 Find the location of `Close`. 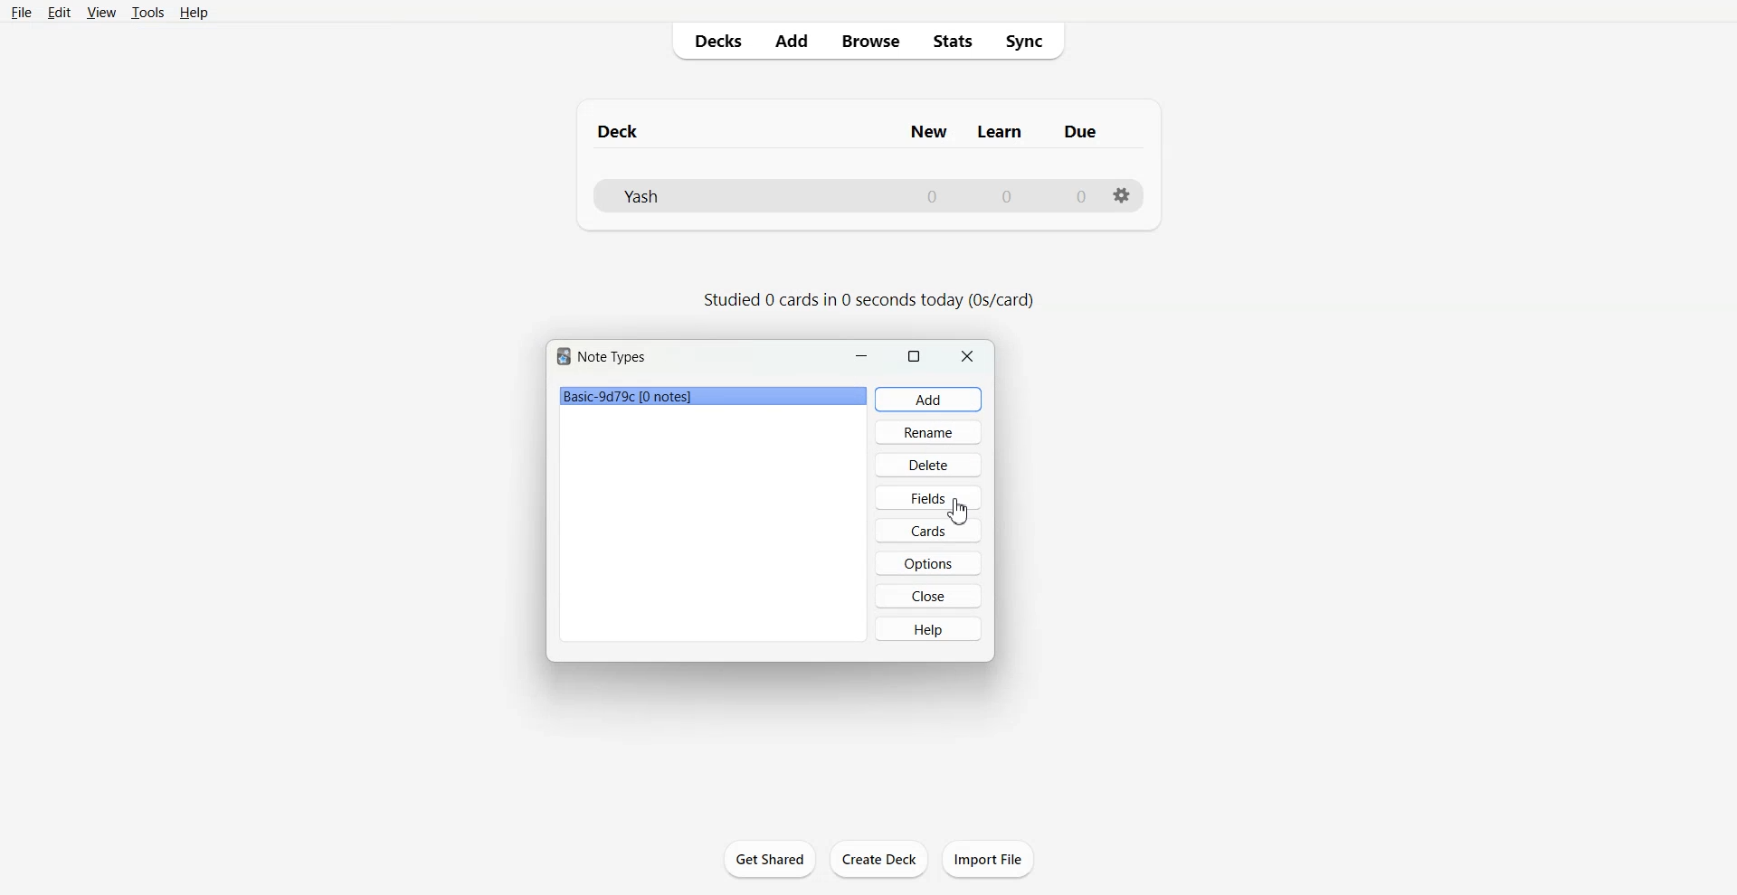

Close is located at coordinates (927, 596).